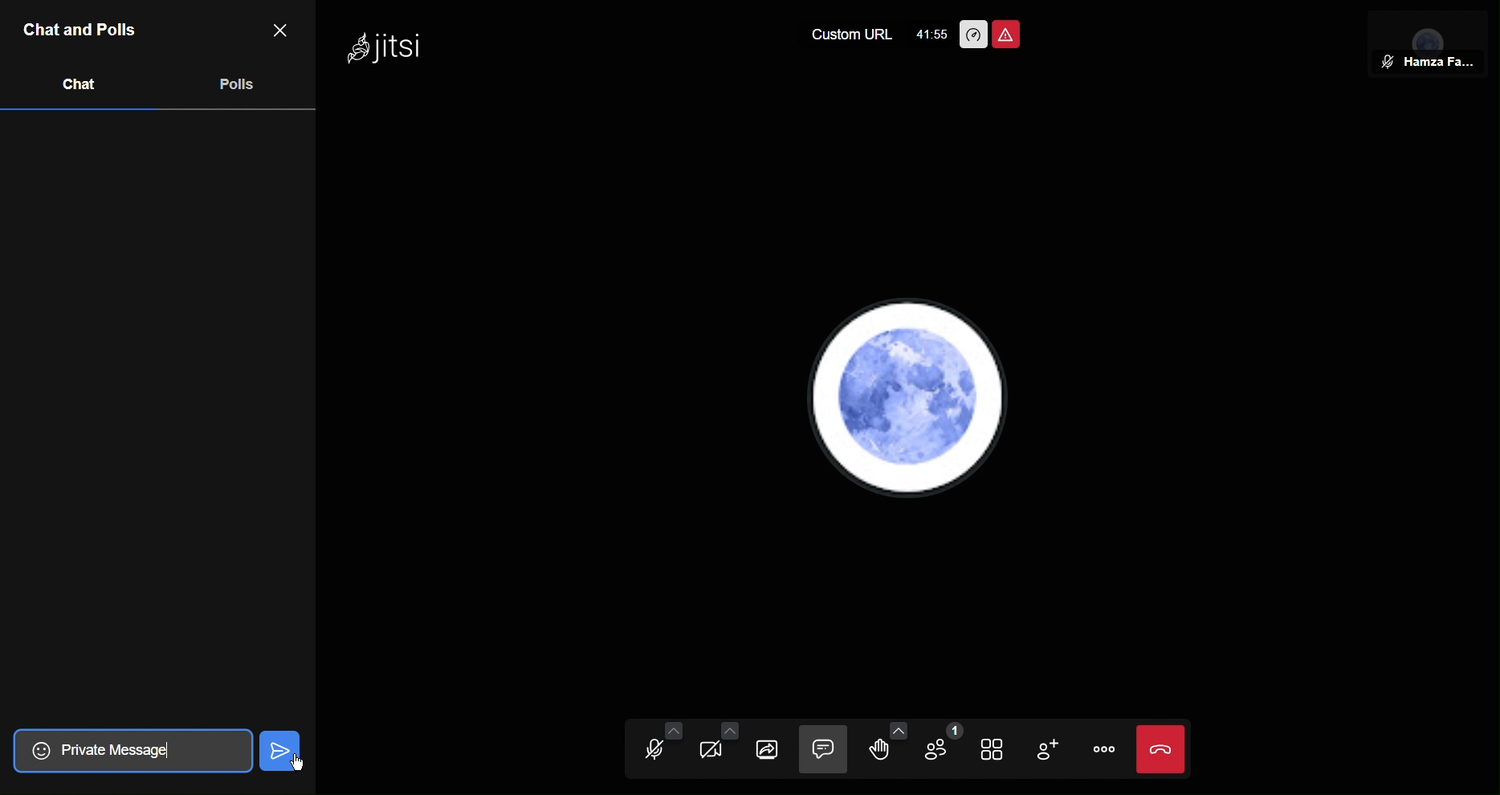 This screenshot has height=795, width=1500. I want to click on Participant View, so click(1426, 39).